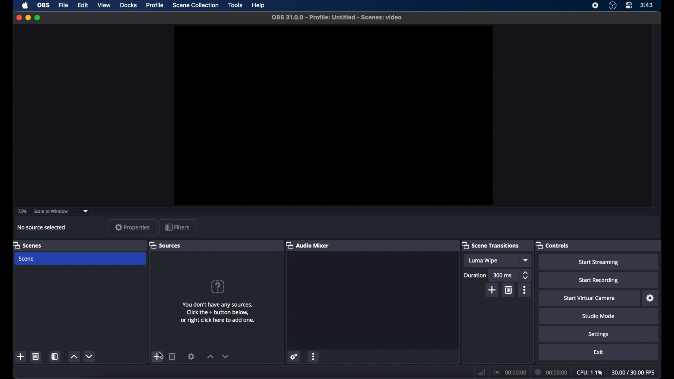  What do you see at coordinates (294, 357) in the screenshot?
I see `settings` at bounding box center [294, 357].